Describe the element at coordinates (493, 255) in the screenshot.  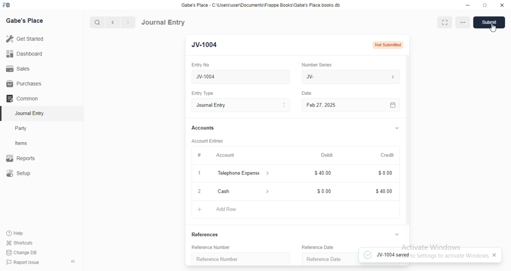
I see `Close` at that location.